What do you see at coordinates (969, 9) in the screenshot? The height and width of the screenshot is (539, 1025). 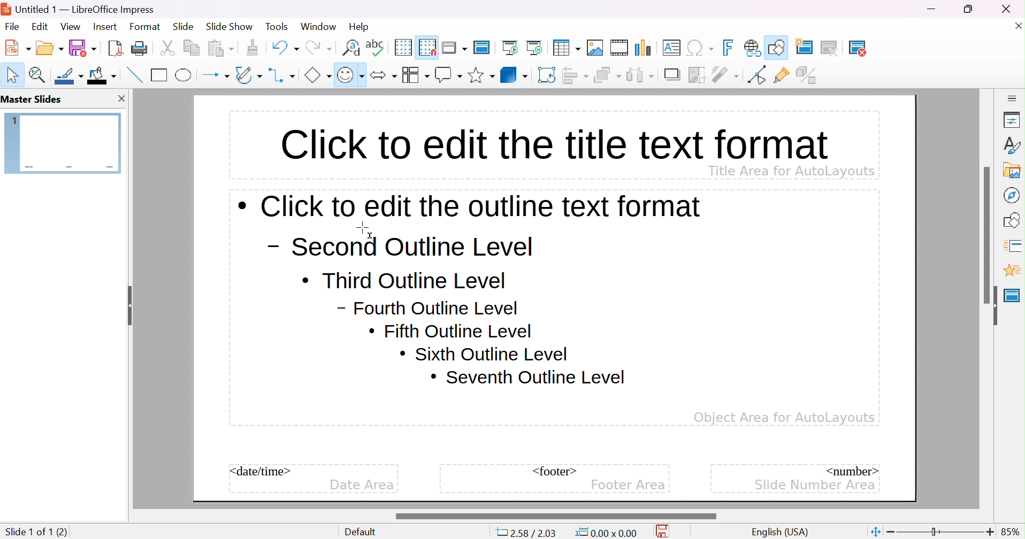 I see `restore down` at bounding box center [969, 9].